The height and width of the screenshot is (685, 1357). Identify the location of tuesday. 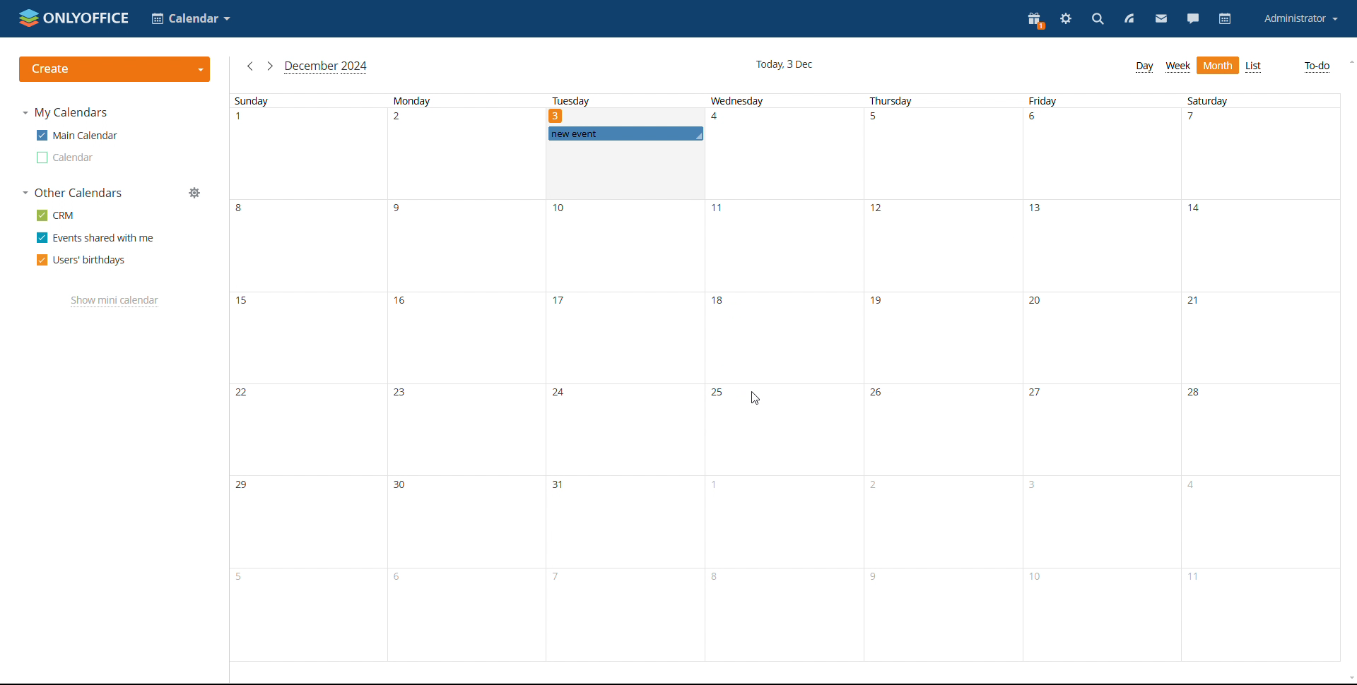
(574, 100).